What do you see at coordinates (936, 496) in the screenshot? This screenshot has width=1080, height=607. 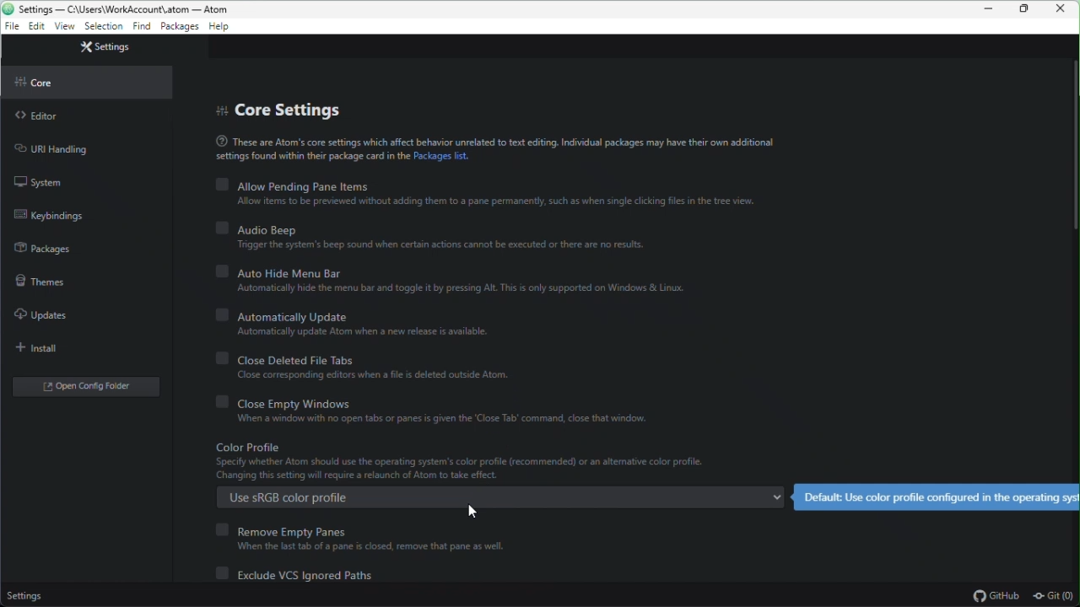 I see `Default settings` at bounding box center [936, 496].